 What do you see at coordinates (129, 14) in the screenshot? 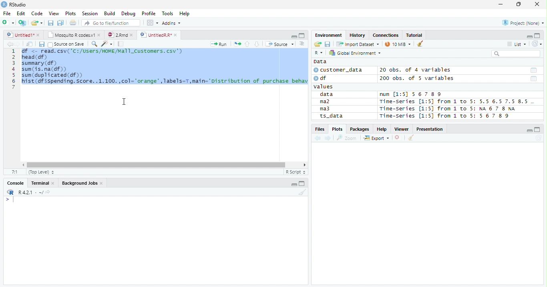
I see `Debug` at bounding box center [129, 14].